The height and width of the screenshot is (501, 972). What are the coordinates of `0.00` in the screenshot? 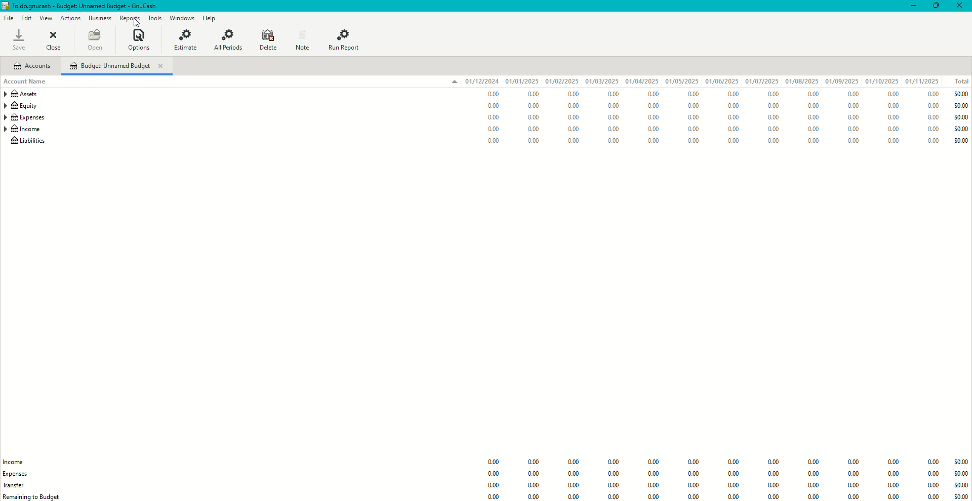 It's located at (695, 116).